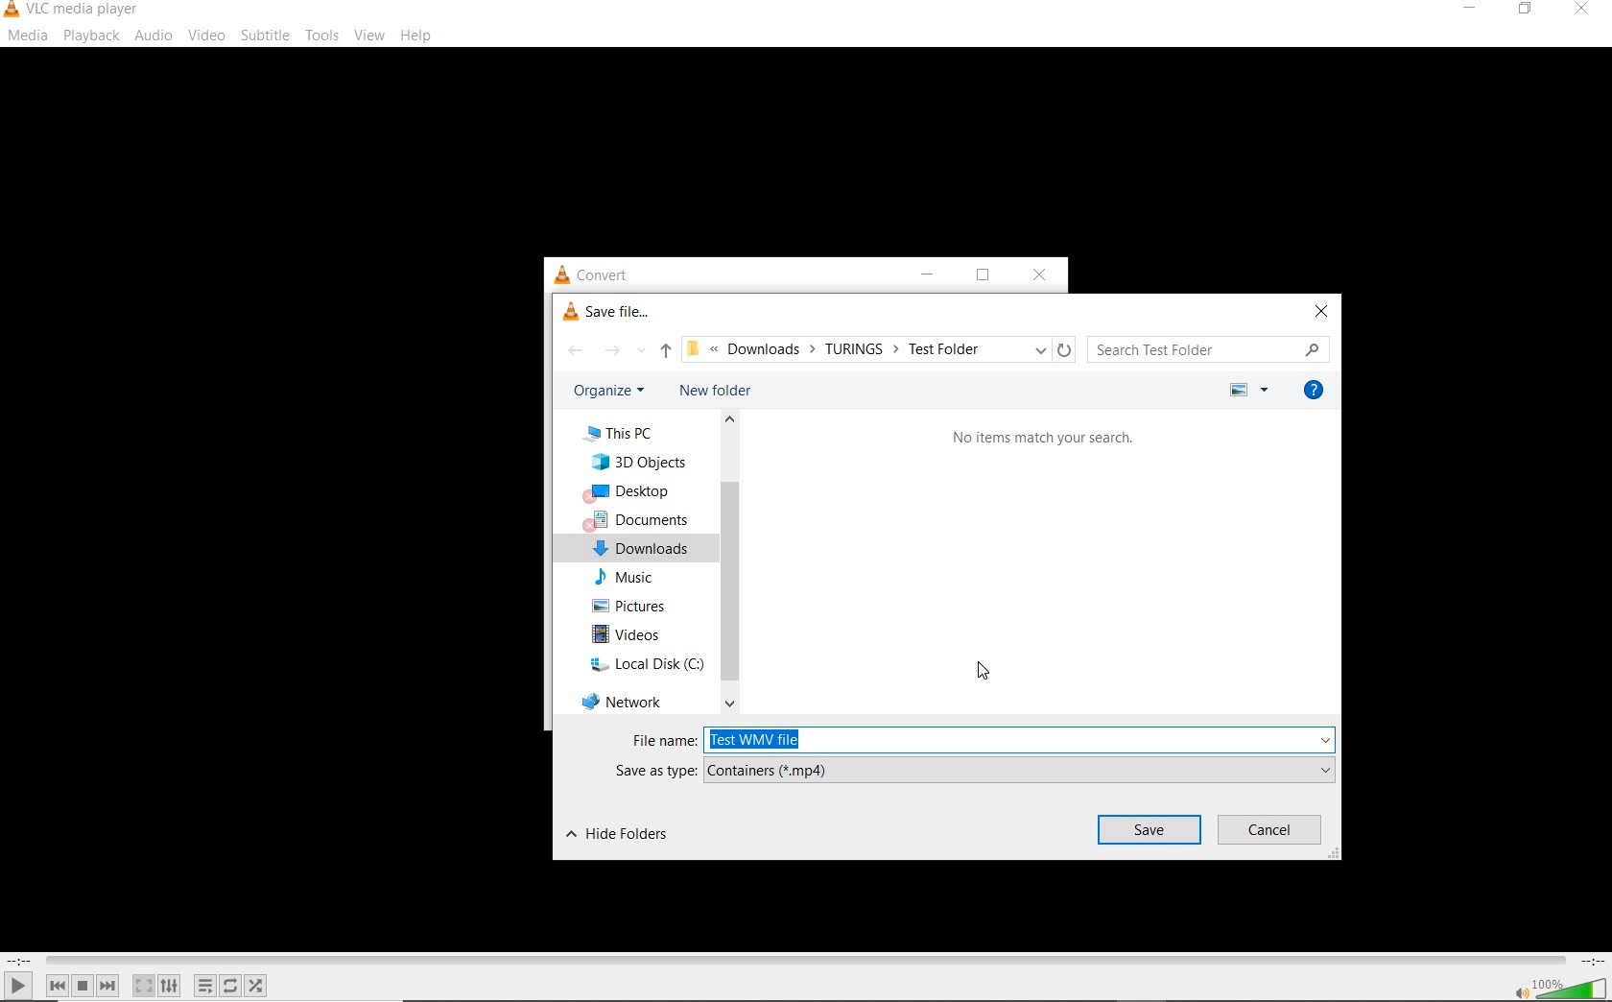 This screenshot has width=1612, height=1002. Describe the element at coordinates (640, 348) in the screenshot. I see `recent locations` at that location.